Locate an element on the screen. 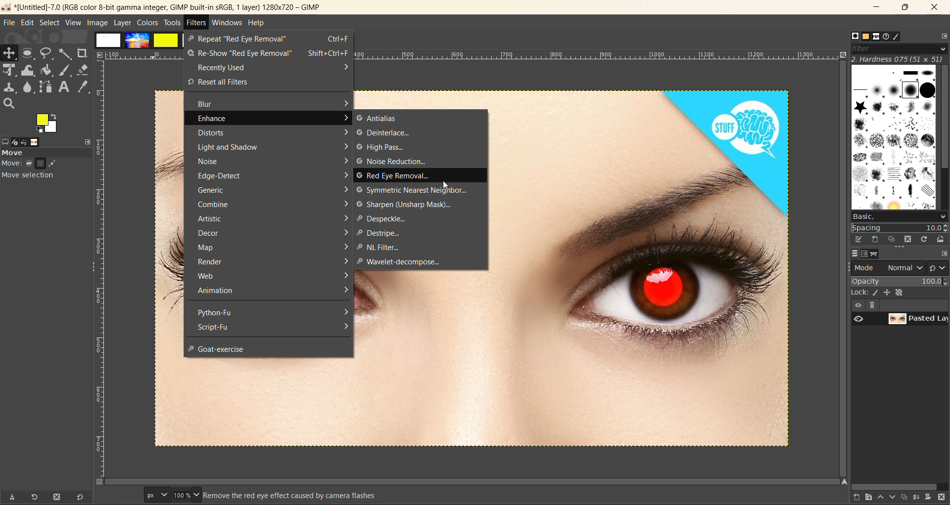 The height and width of the screenshot is (505, 950). lower this layer is located at coordinates (891, 500).